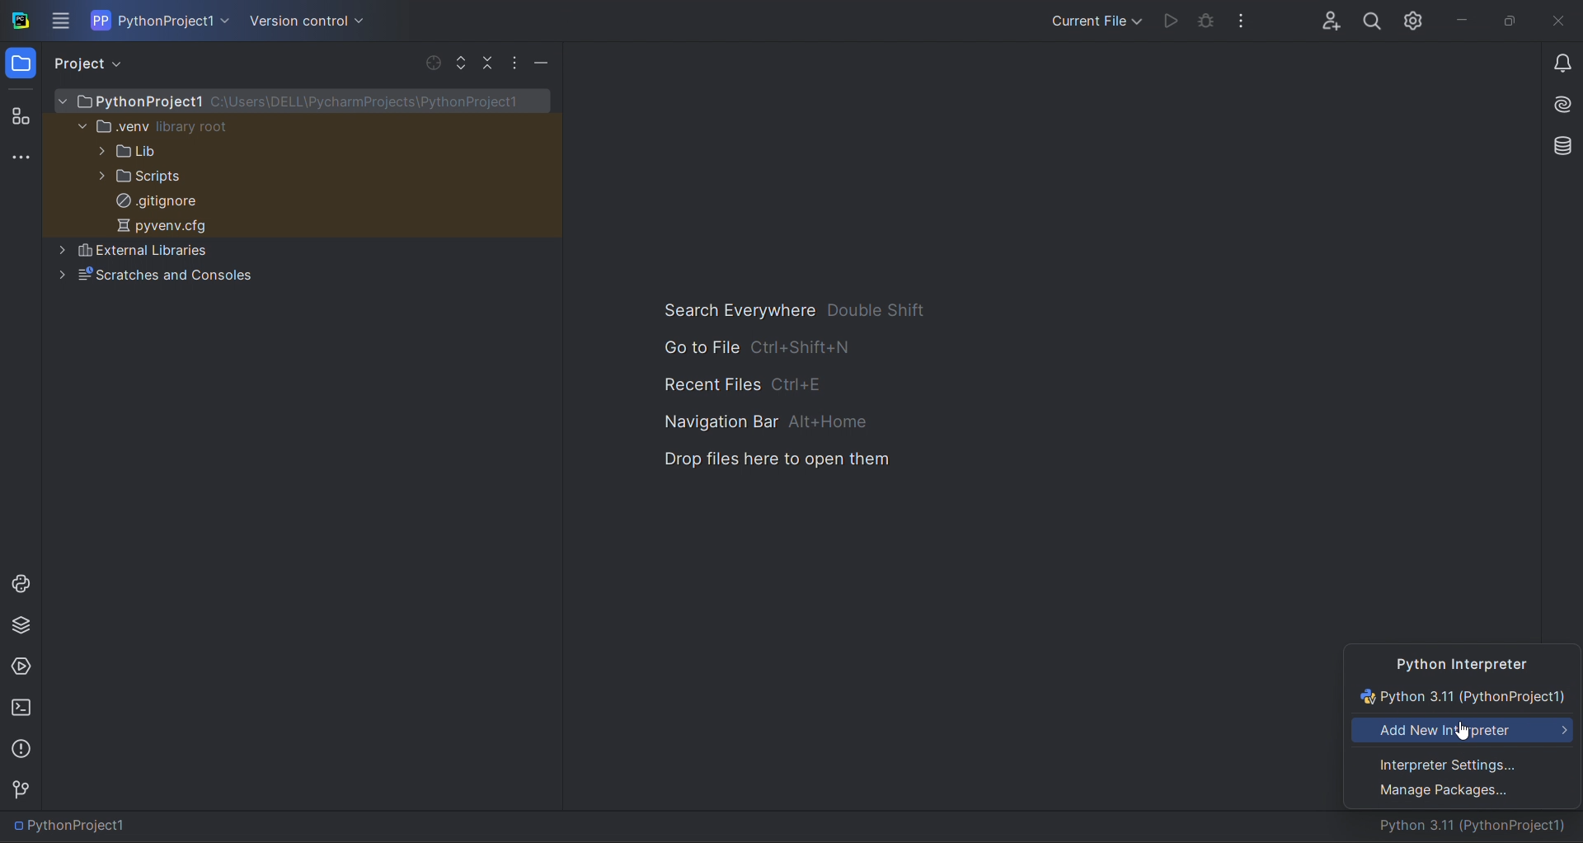 This screenshot has width=1583, height=843. What do you see at coordinates (304, 21) in the screenshot?
I see `version control` at bounding box center [304, 21].